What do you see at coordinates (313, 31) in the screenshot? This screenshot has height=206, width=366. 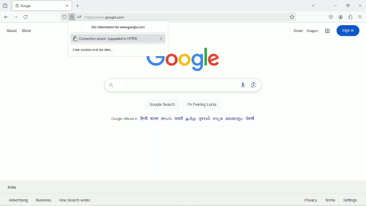 I see `Images` at bounding box center [313, 31].